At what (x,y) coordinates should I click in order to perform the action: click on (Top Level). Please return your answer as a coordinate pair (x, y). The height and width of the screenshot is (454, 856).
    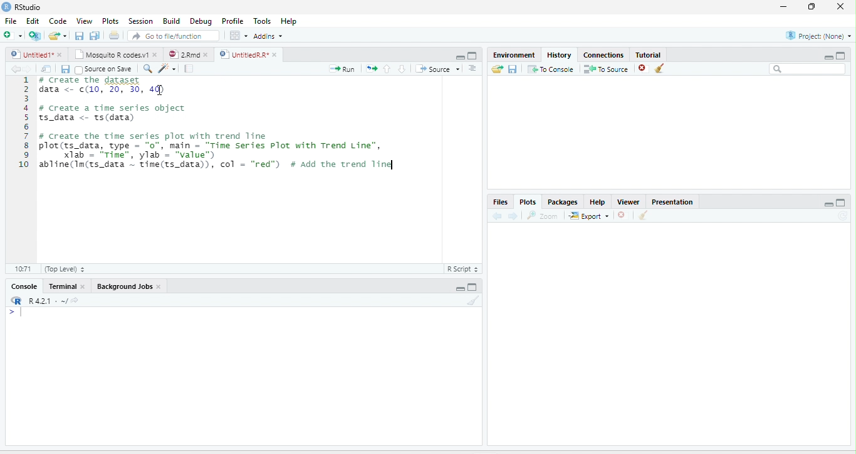
    Looking at the image, I should click on (64, 269).